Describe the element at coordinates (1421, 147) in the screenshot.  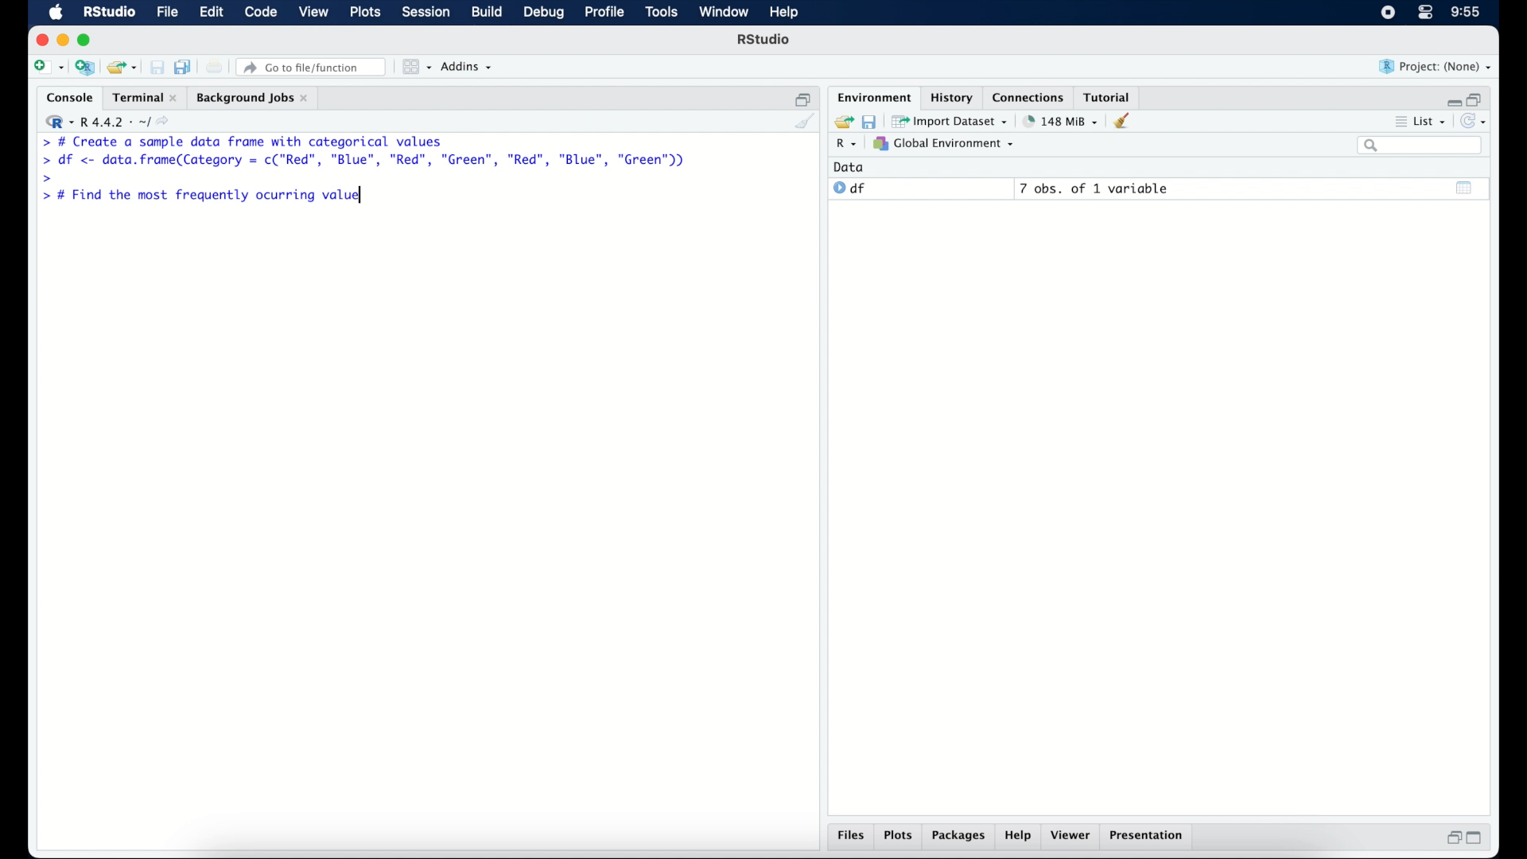
I see `search bar` at that location.